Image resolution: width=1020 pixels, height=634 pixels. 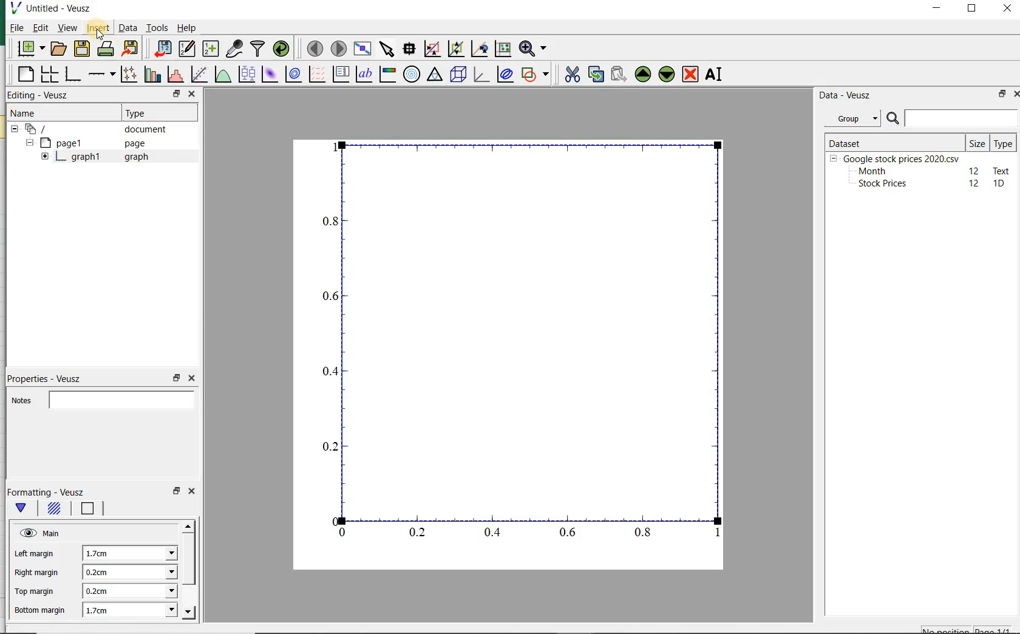 What do you see at coordinates (198, 75) in the screenshot?
I see `fit a function to data` at bounding box center [198, 75].